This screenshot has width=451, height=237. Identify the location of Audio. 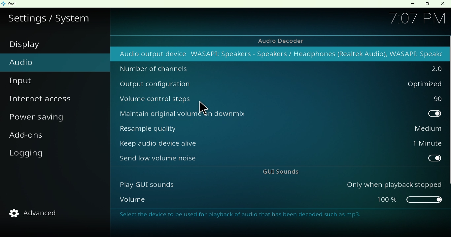
(38, 62).